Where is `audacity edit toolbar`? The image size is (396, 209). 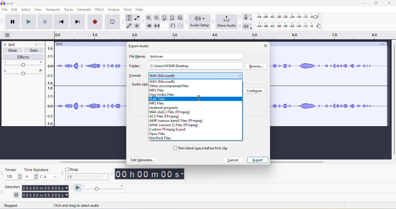
audacity edit toolbar is located at coordinates (144, 23).